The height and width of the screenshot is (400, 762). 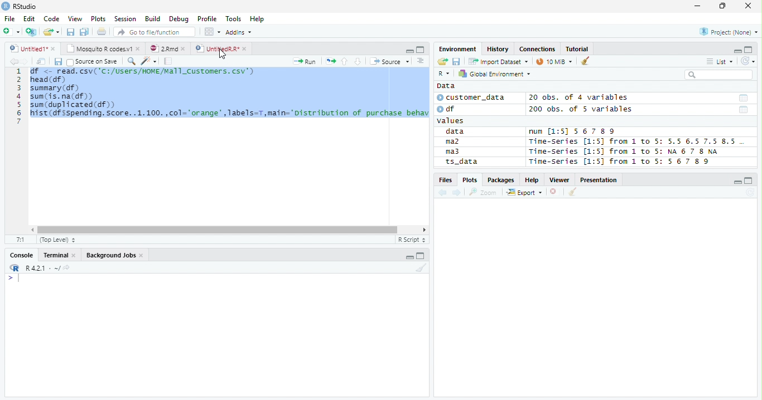 I want to click on Refresh, so click(x=748, y=60).